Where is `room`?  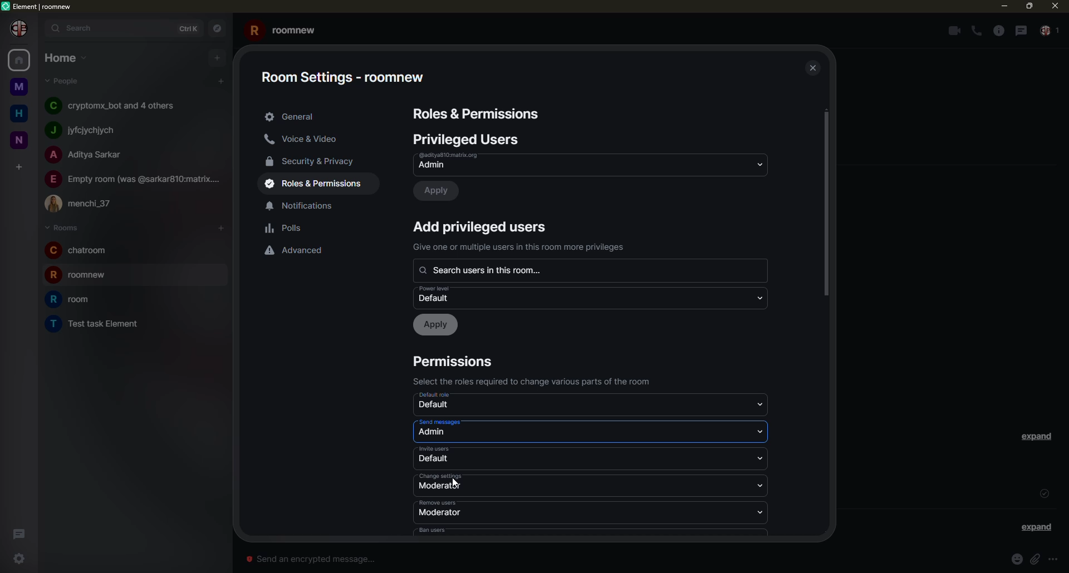
room is located at coordinates (79, 250).